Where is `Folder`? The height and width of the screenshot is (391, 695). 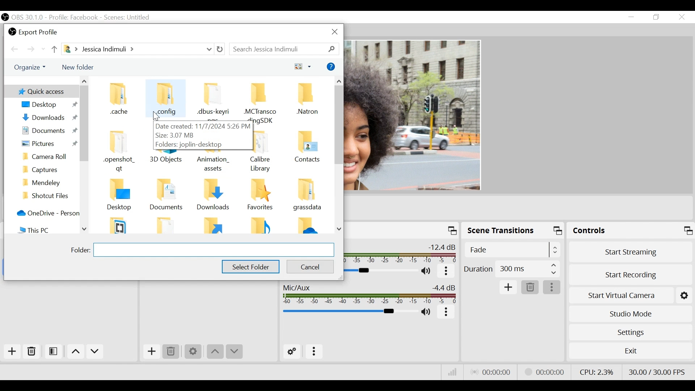 Folder is located at coordinates (169, 197).